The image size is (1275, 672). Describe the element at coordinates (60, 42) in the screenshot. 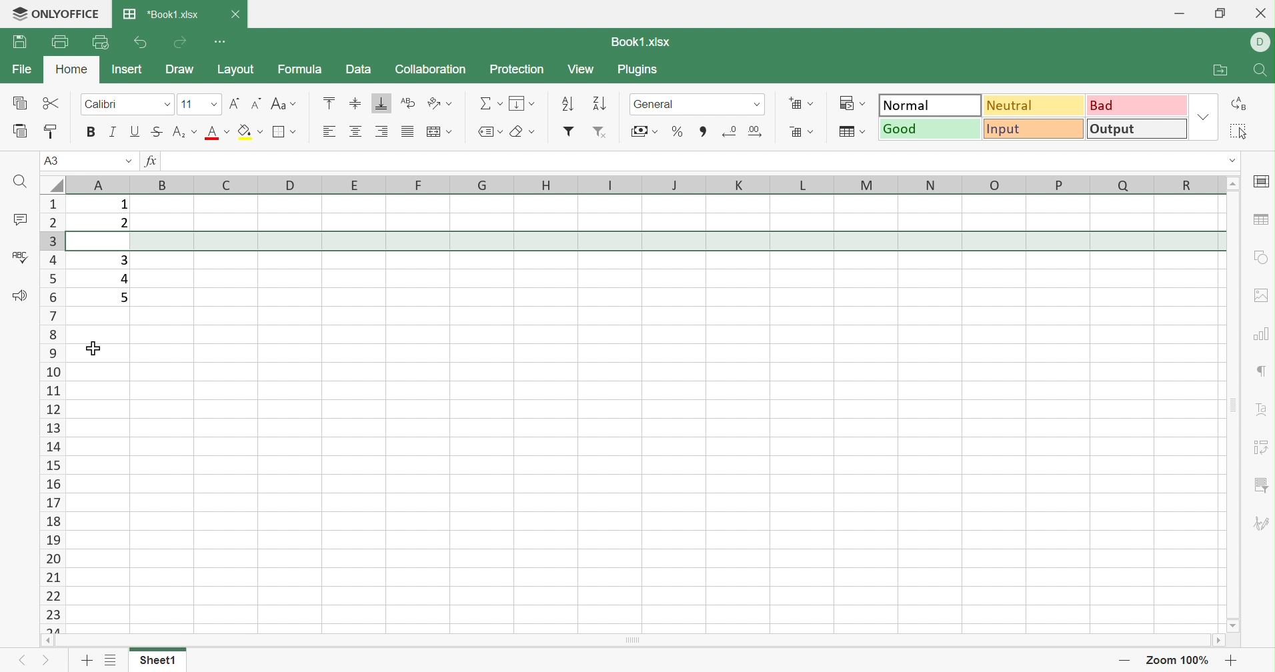

I see `Print` at that location.